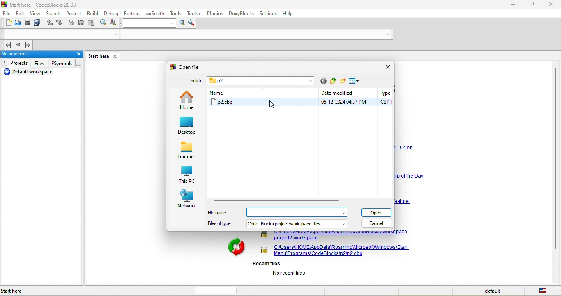 The height and width of the screenshot is (296, 561). Describe the element at coordinates (389, 67) in the screenshot. I see `close` at that location.